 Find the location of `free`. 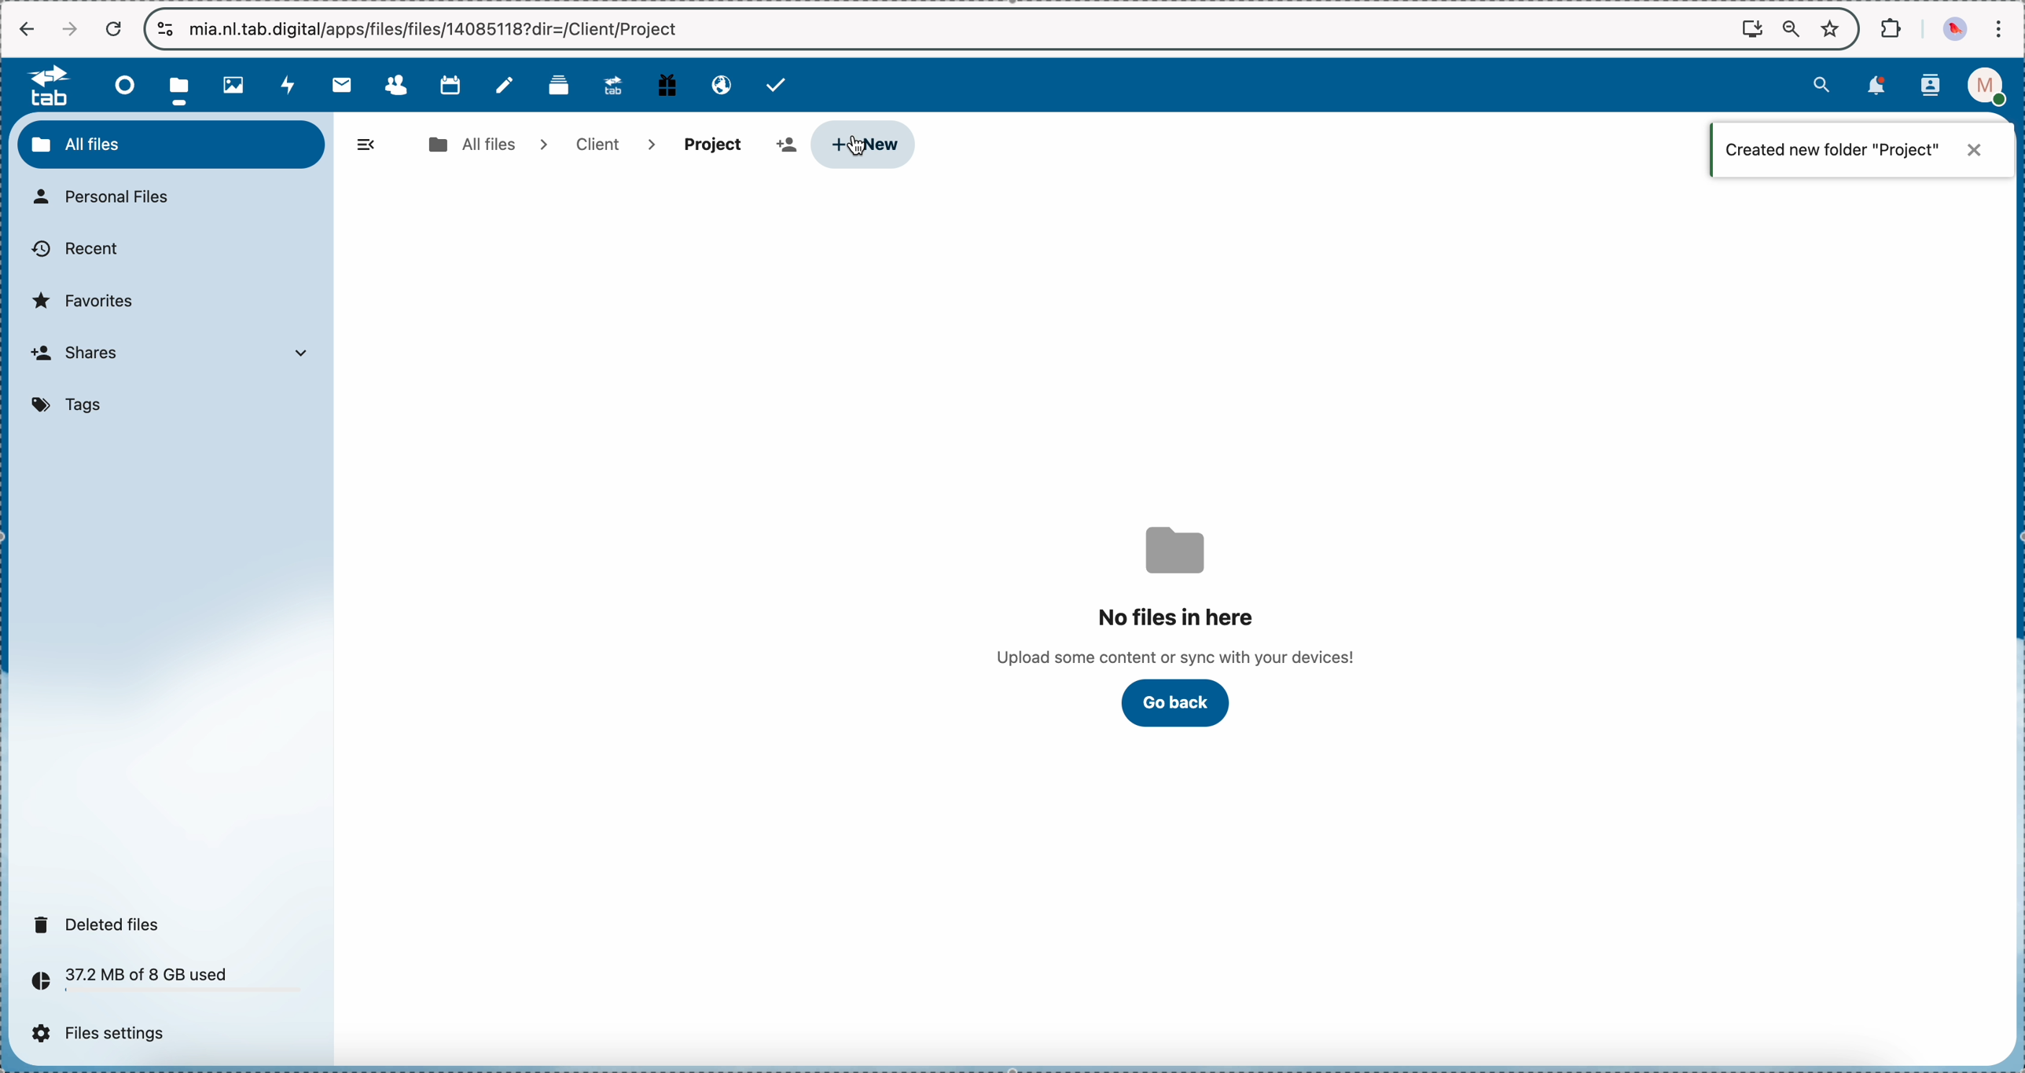

free is located at coordinates (667, 83).